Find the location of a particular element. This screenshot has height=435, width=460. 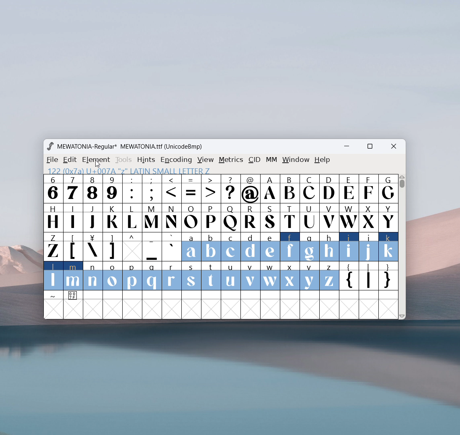

[ is located at coordinates (73, 247).